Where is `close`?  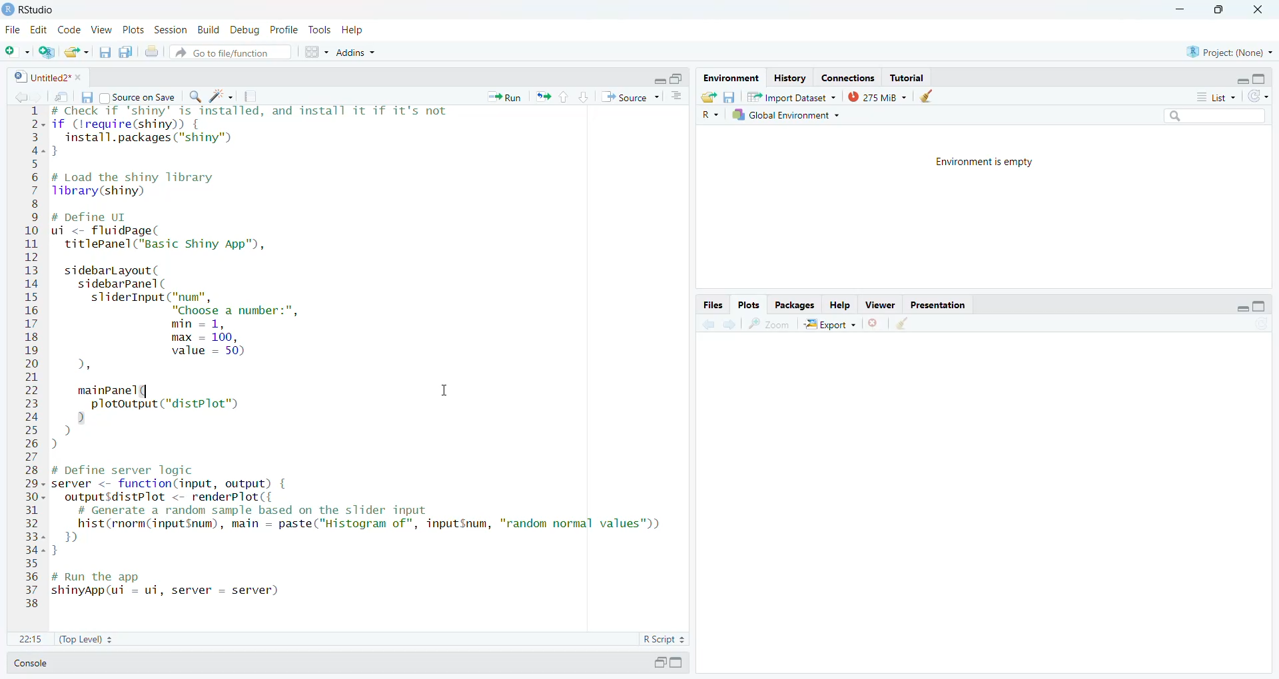
close is located at coordinates (871, 323).